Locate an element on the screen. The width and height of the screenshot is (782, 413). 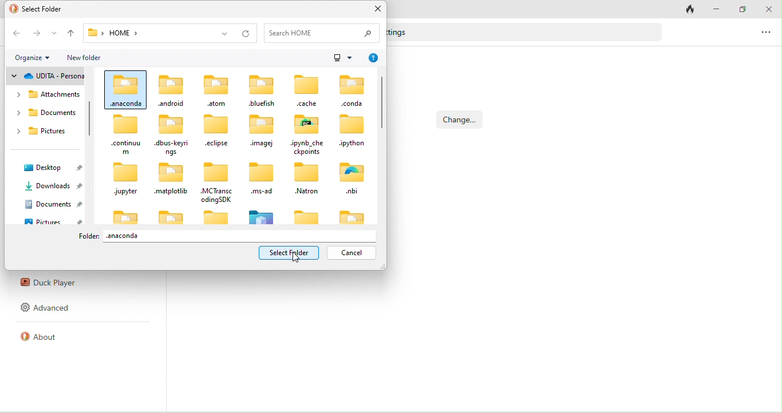
about is located at coordinates (47, 340).